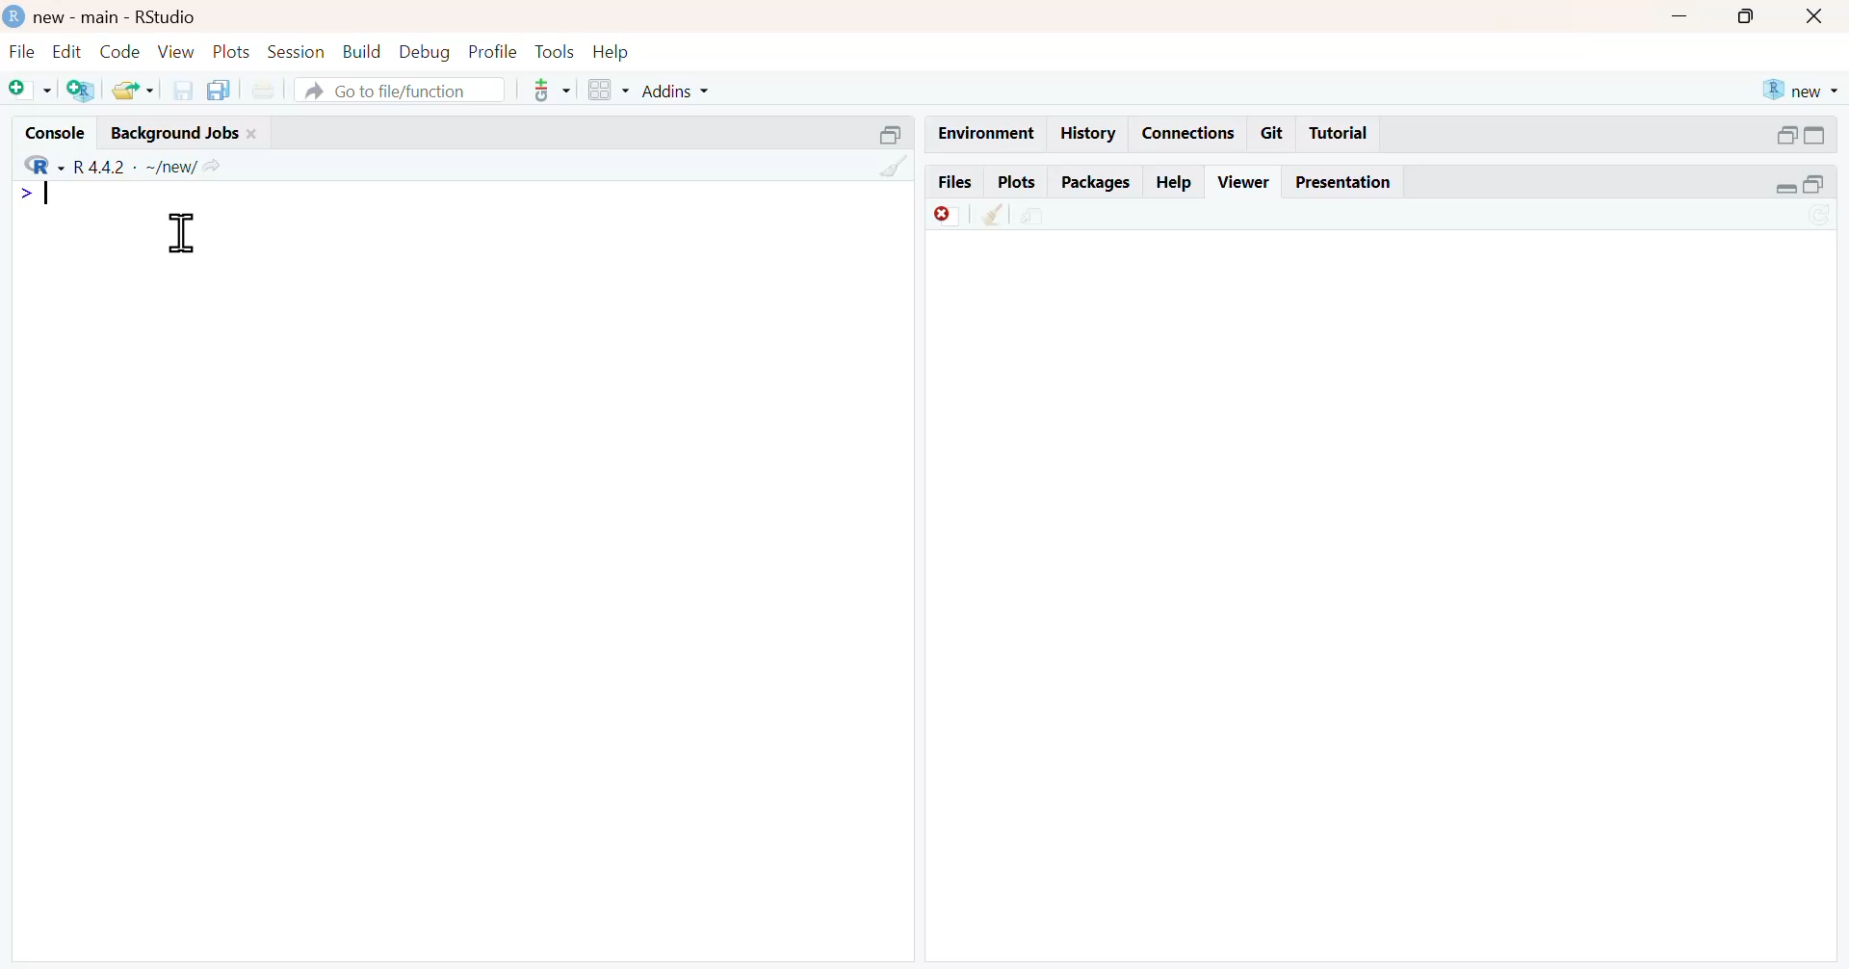 This screenshot has width=1849, height=969. What do you see at coordinates (888, 133) in the screenshot?
I see `maximize` at bounding box center [888, 133].